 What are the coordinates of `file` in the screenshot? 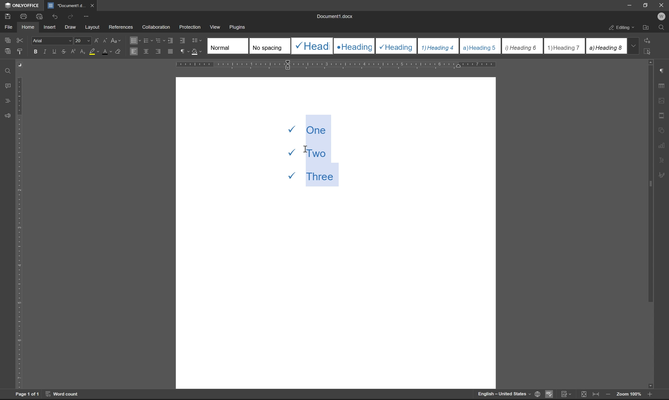 It's located at (8, 27).